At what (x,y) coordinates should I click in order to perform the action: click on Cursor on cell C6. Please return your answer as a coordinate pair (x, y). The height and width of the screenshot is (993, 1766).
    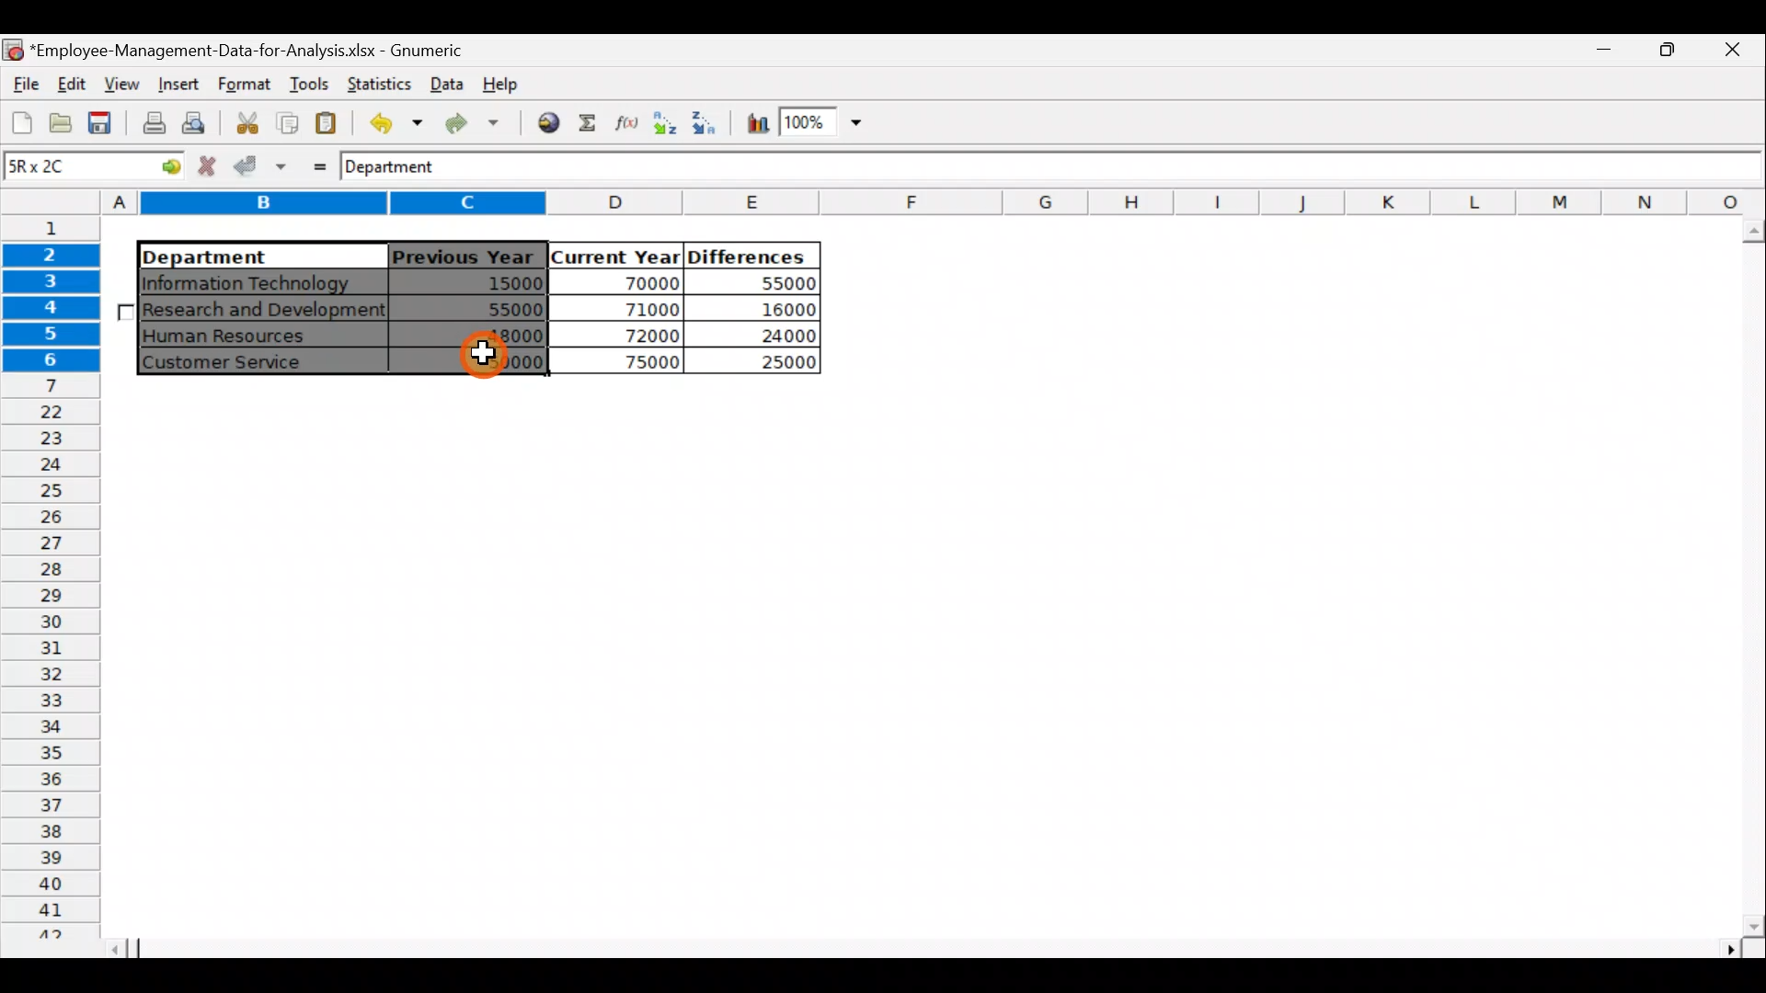
    Looking at the image, I should click on (487, 357).